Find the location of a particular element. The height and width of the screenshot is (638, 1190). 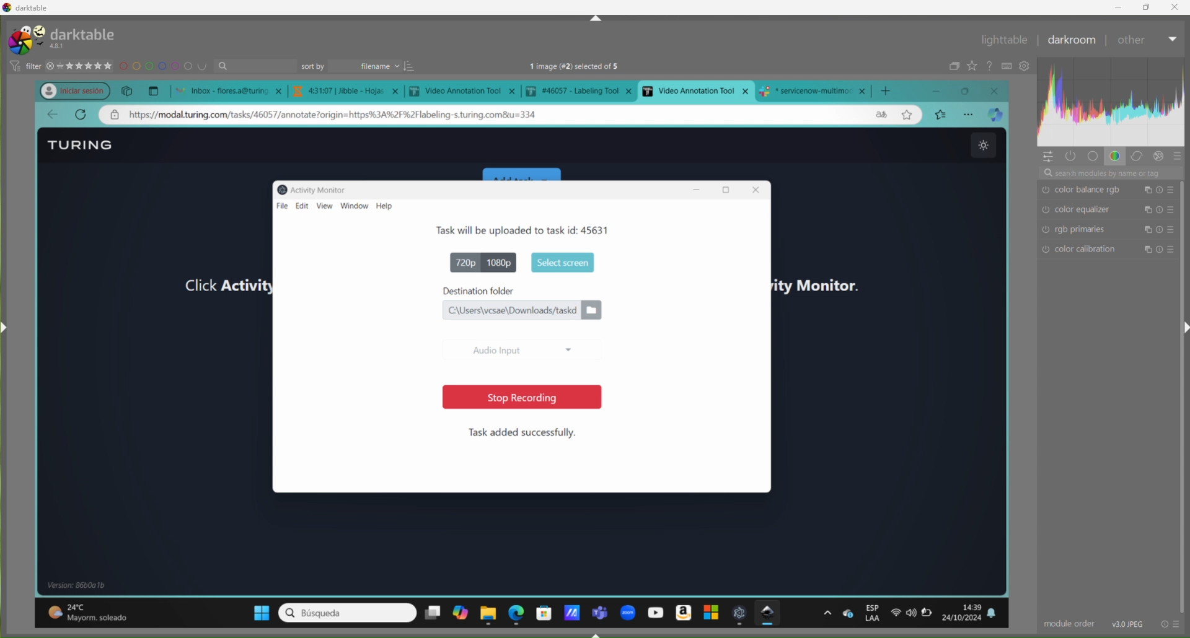

Close is located at coordinates (1174, 7).